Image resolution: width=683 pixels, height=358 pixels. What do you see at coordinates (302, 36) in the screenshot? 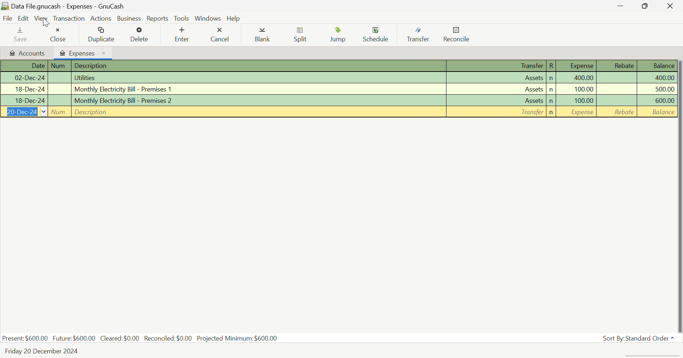
I see `Split` at bounding box center [302, 36].